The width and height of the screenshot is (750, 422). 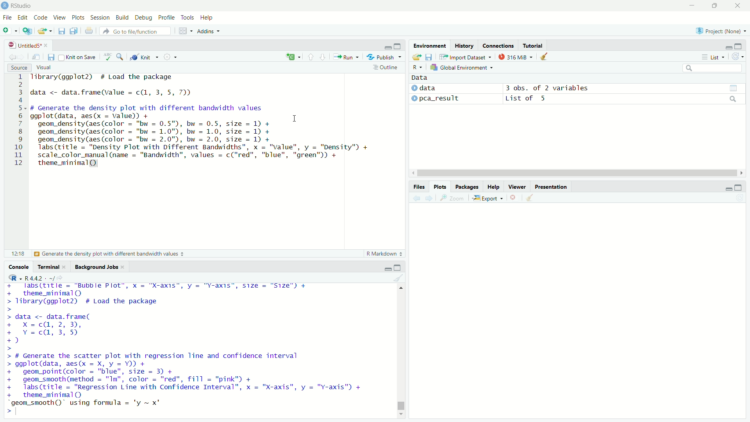 I want to click on 316 MiB, so click(x=515, y=57).